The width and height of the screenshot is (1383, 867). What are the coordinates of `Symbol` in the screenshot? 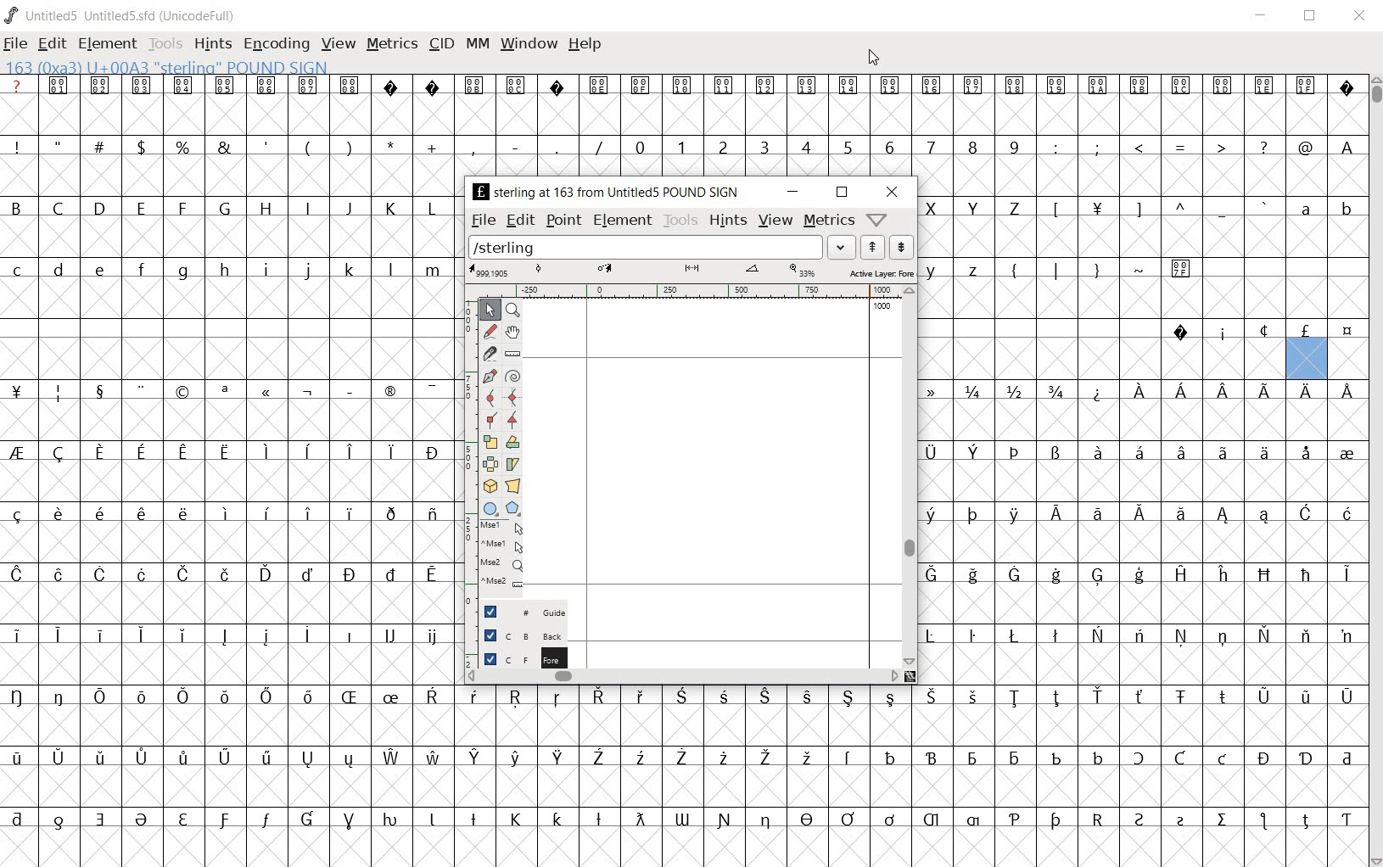 It's located at (1055, 575).